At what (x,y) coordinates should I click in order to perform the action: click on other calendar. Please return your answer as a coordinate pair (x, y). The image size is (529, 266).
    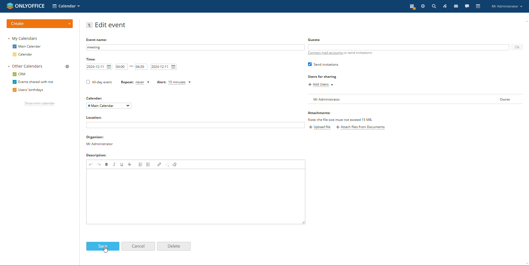
    Looking at the image, I should click on (25, 66).